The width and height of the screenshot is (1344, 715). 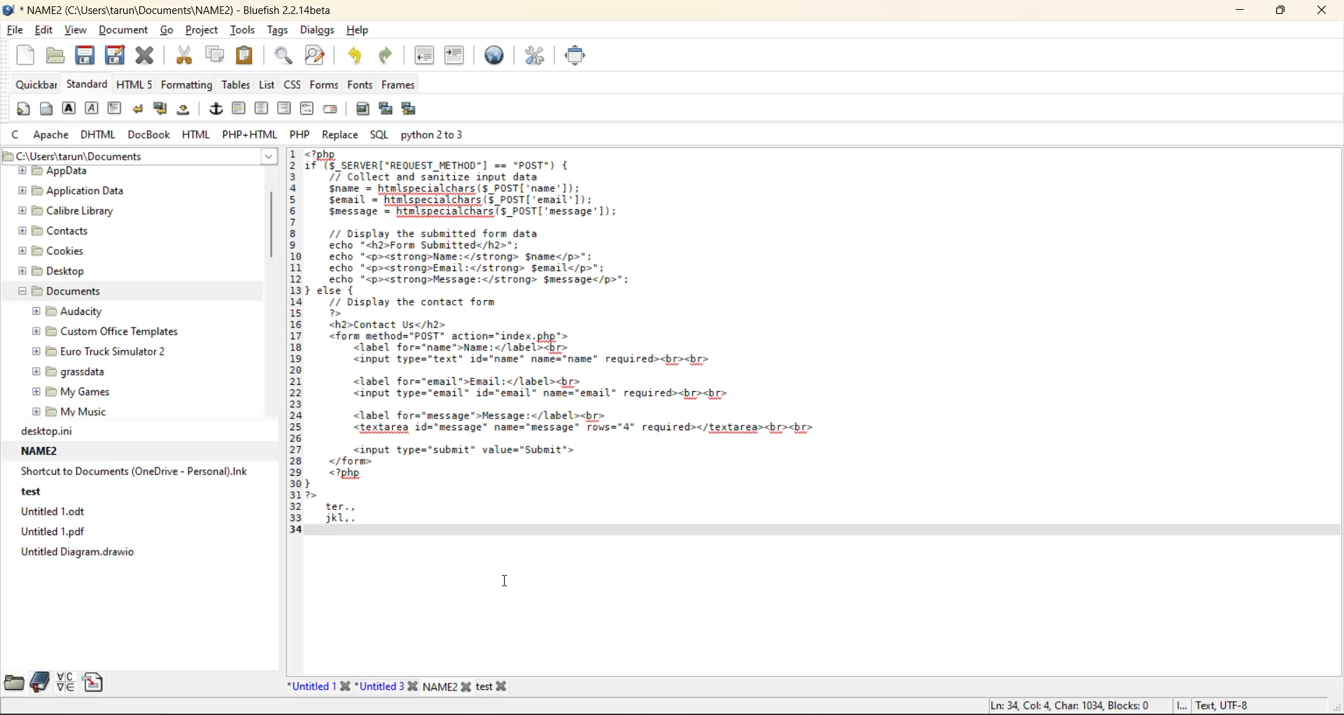 What do you see at coordinates (45, 431) in the screenshot?
I see `desktop.ini` at bounding box center [45, 431].